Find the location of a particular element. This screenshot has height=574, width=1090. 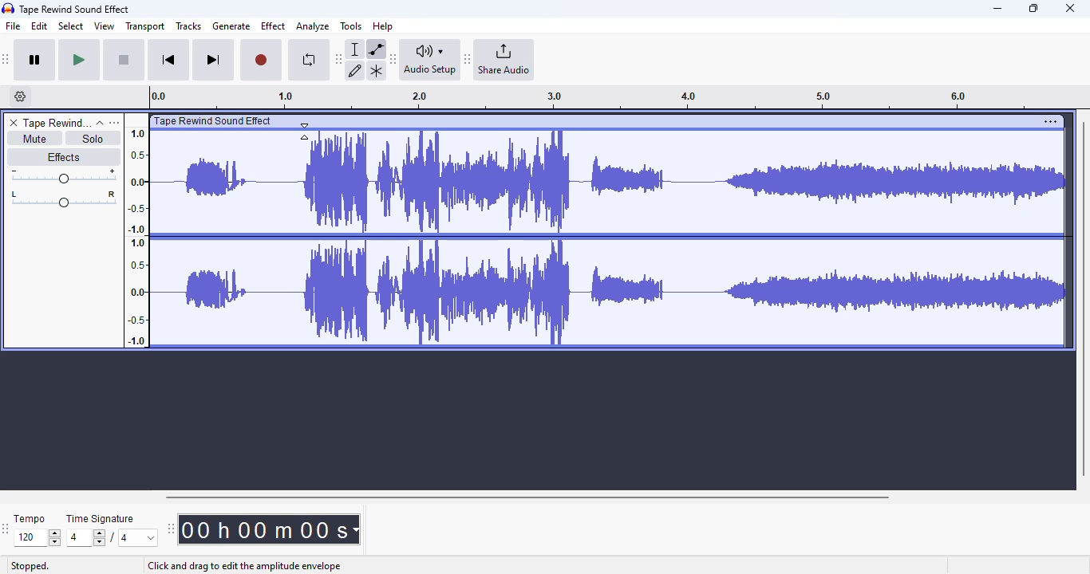

record is located at coordinates (261, 61).